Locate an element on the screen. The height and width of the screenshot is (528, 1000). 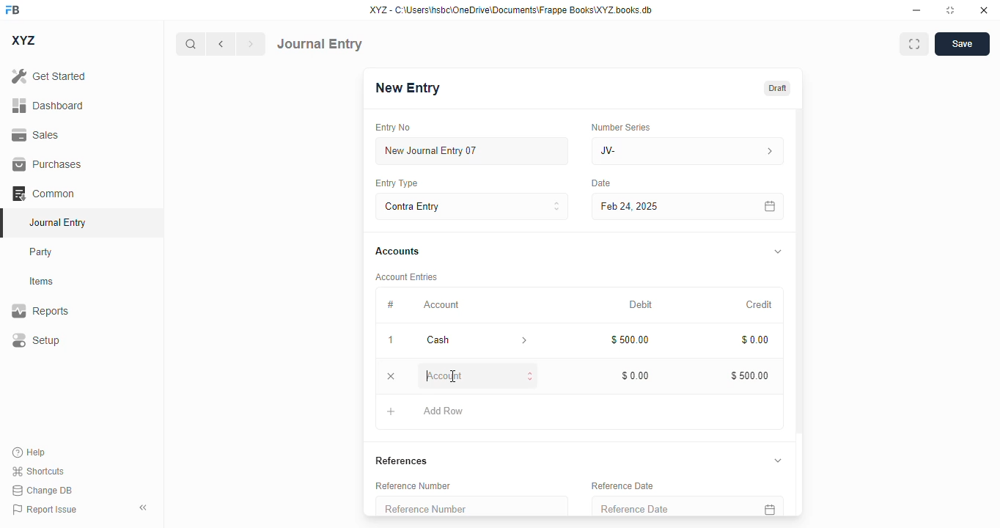
close is located at coordinates (984, 10).